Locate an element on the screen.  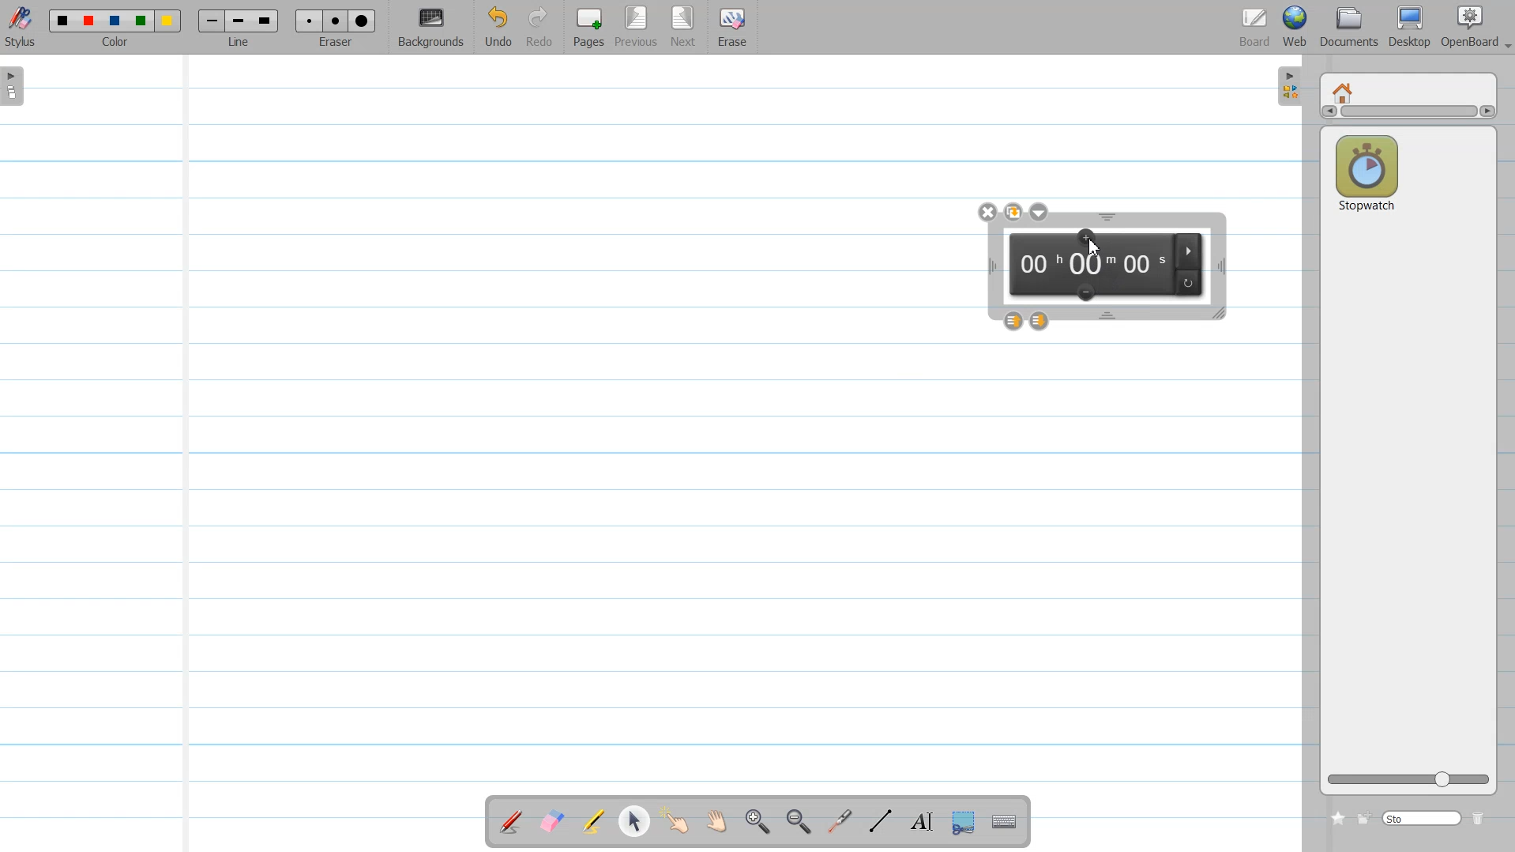
Time window Hight adjustment window  is located at coordinates (1107, 216).